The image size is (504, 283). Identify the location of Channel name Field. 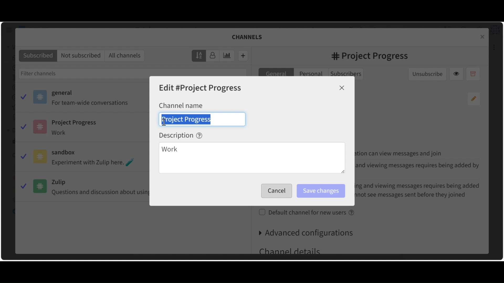
(202, 119).